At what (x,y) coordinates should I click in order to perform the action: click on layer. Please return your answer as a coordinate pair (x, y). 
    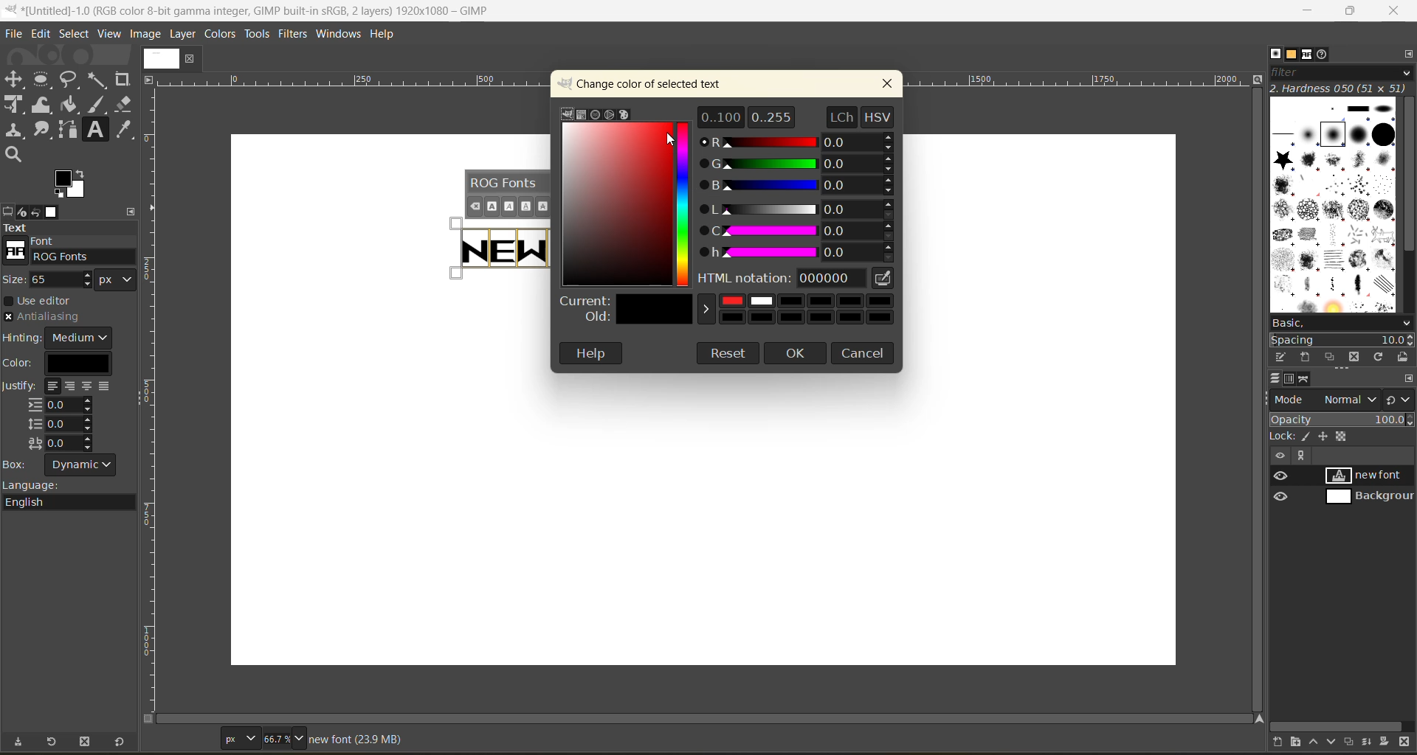
    Looking at the image, I should click on (185, 35).